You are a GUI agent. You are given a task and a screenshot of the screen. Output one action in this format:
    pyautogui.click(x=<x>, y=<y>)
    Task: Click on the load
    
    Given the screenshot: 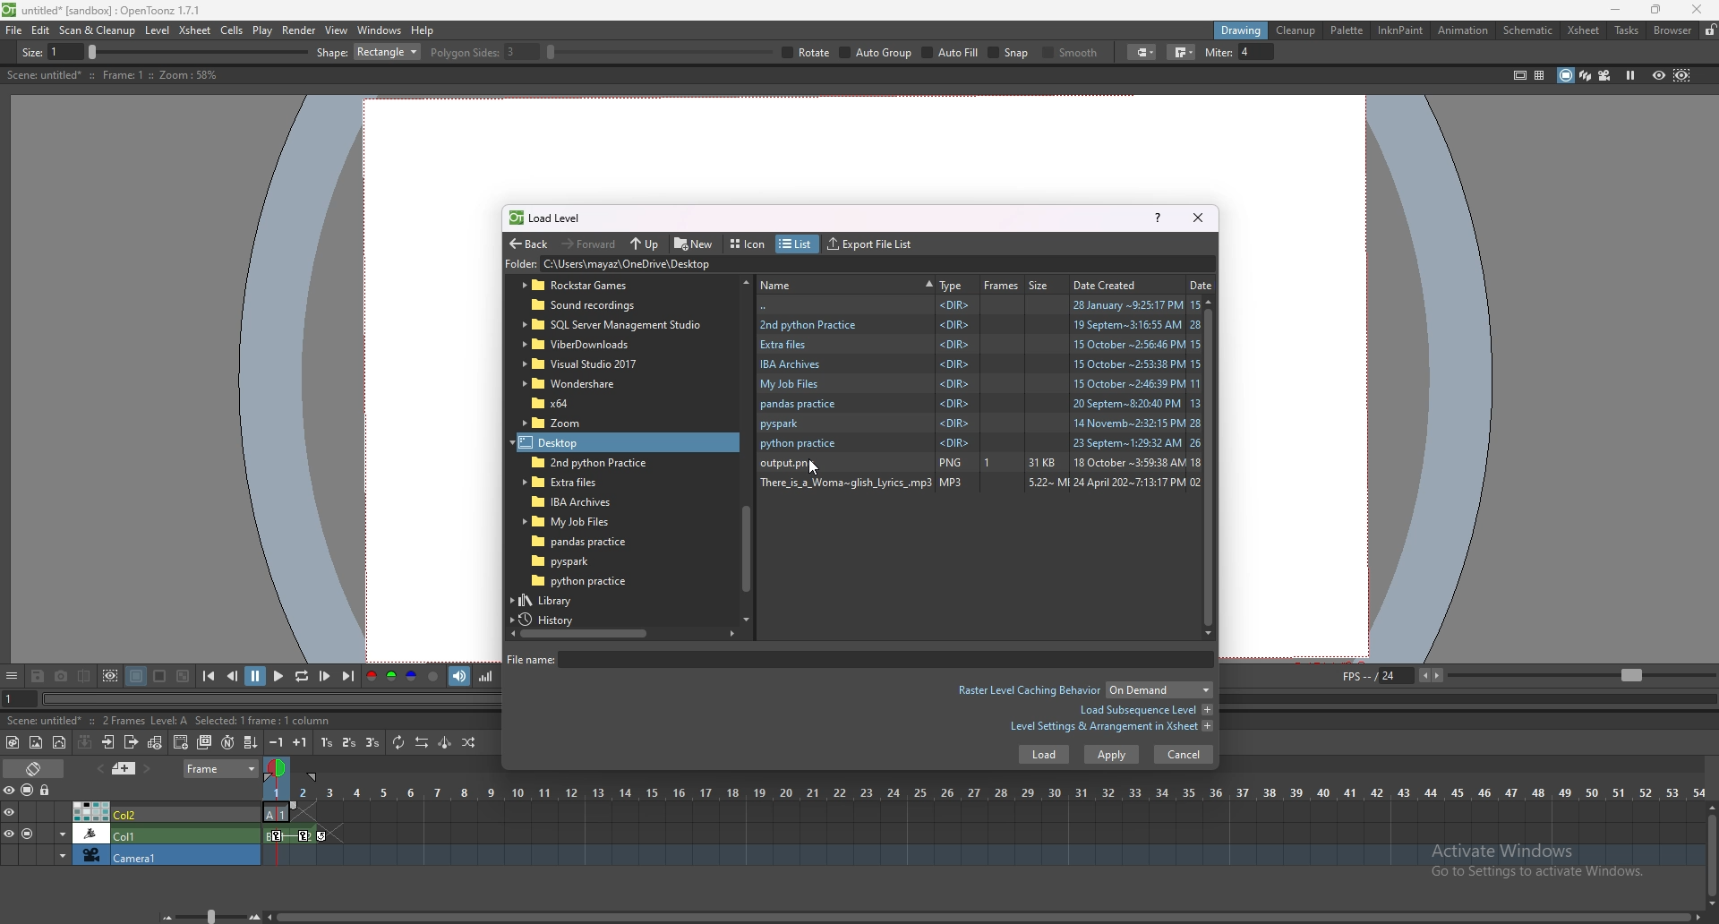 What is the action you would take?
    pyautogui.click(x=1043, y=755)
    